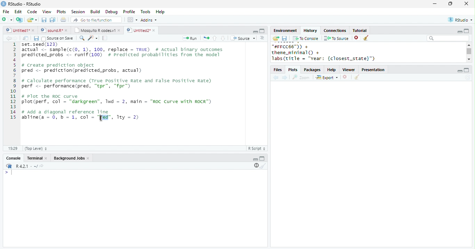 The image size is (475, 249). What do you see at coordinates (223, 38) in the screenshot?
I see `down` at bounding box center [223, 38].